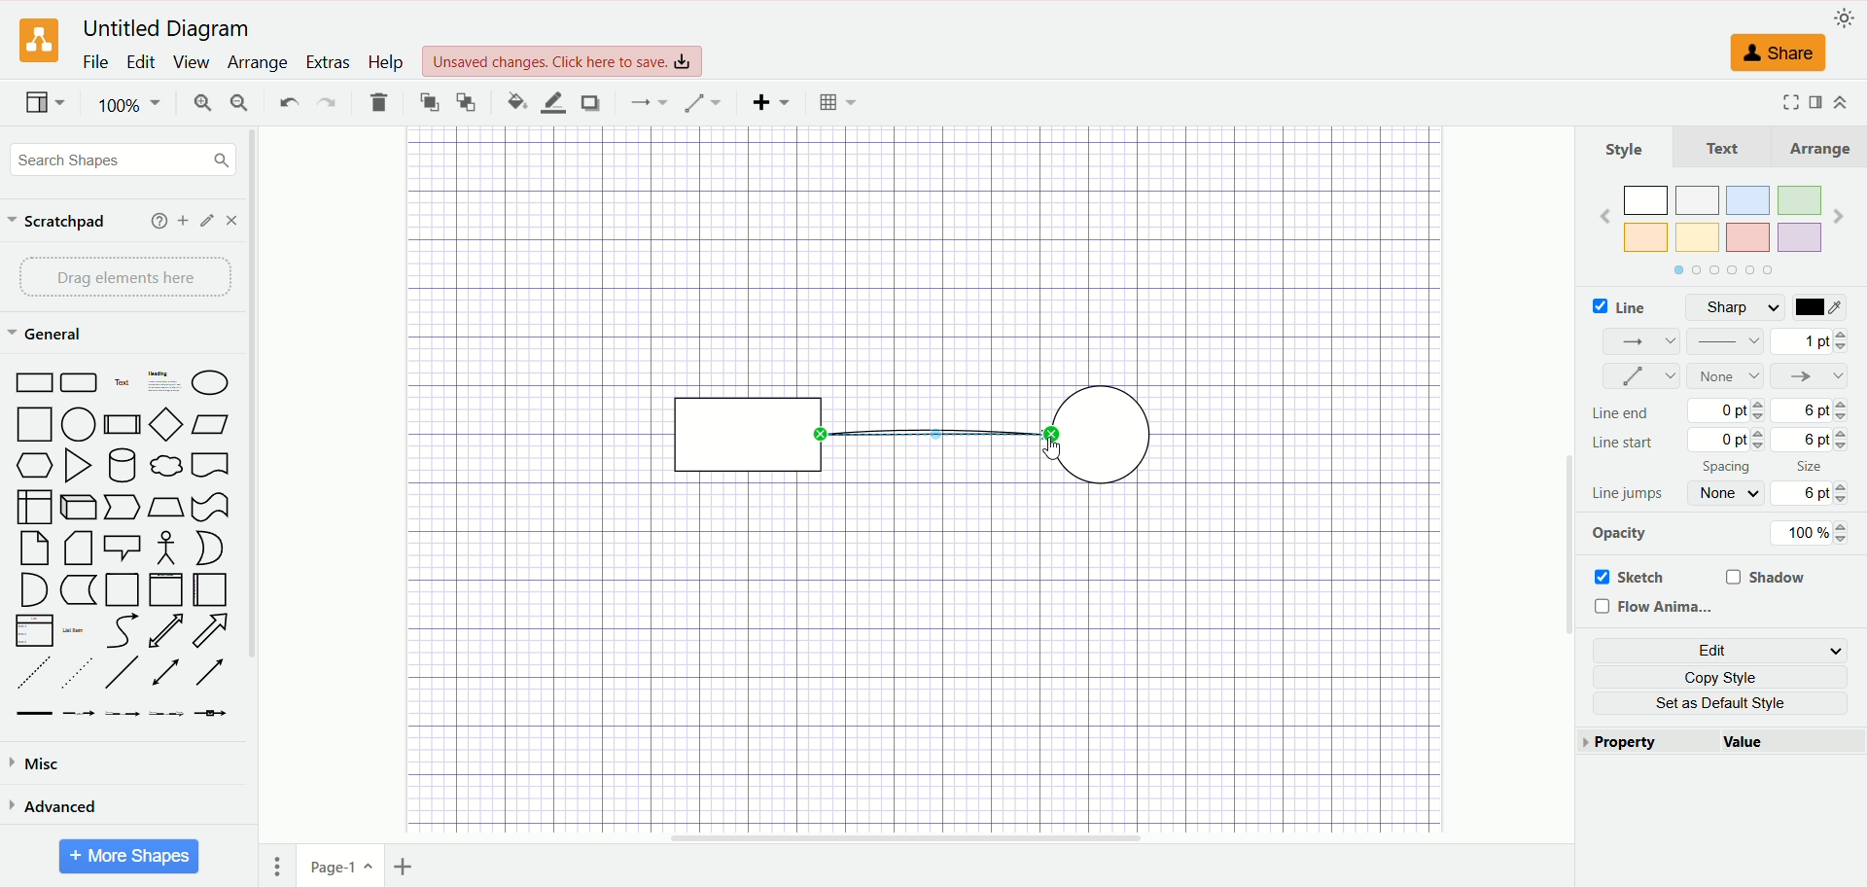 Image resolution: width=1867 pixels, height=887 pixels. Describe the element at coordinates (1725, 467) in the screenshot. I see `spacing` at that location.